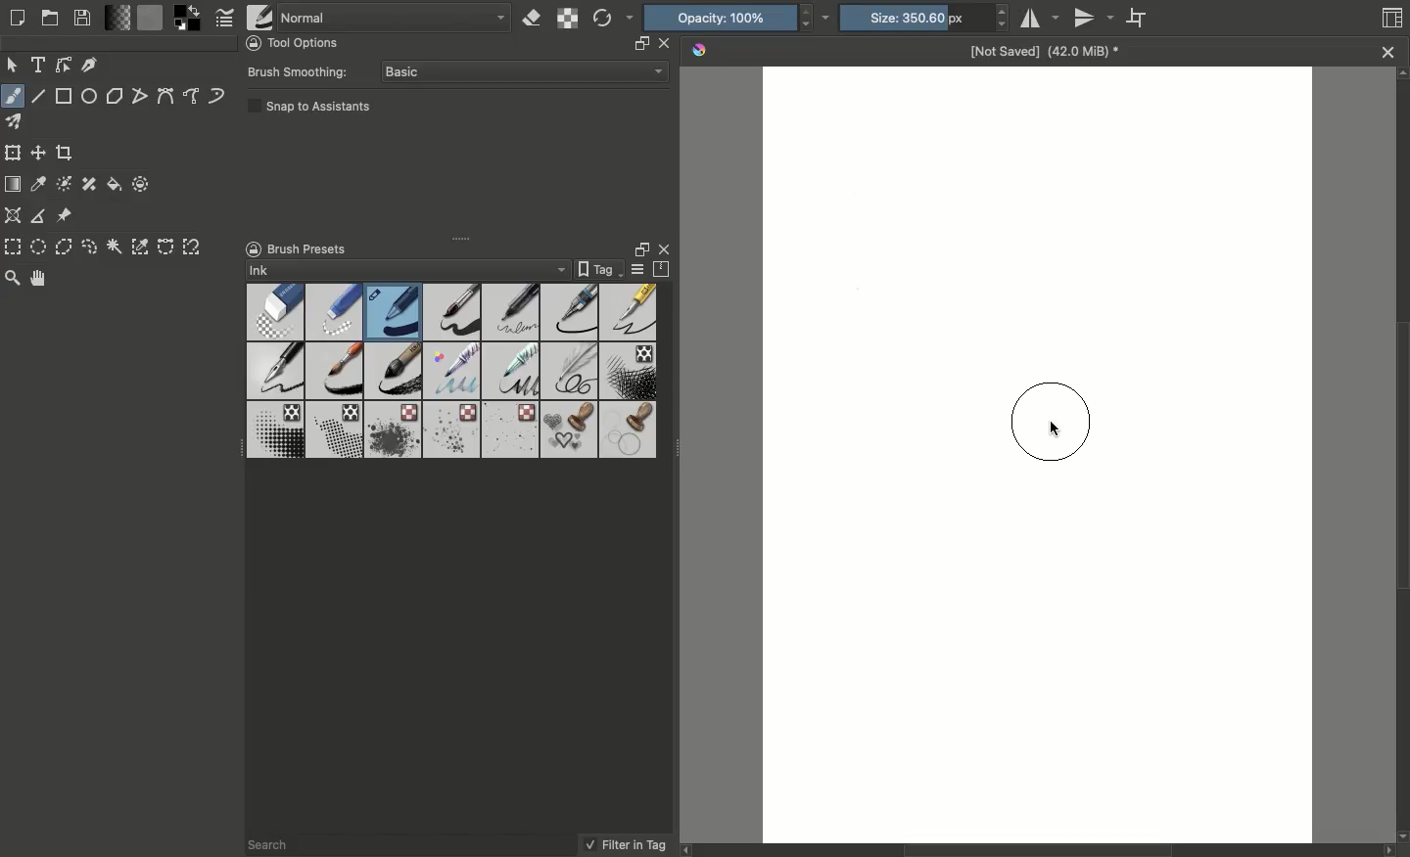  What do you see at coordinates (310, 111) in the screenshot?
I see `Snap to assistants` at bounding box center [310, 111].